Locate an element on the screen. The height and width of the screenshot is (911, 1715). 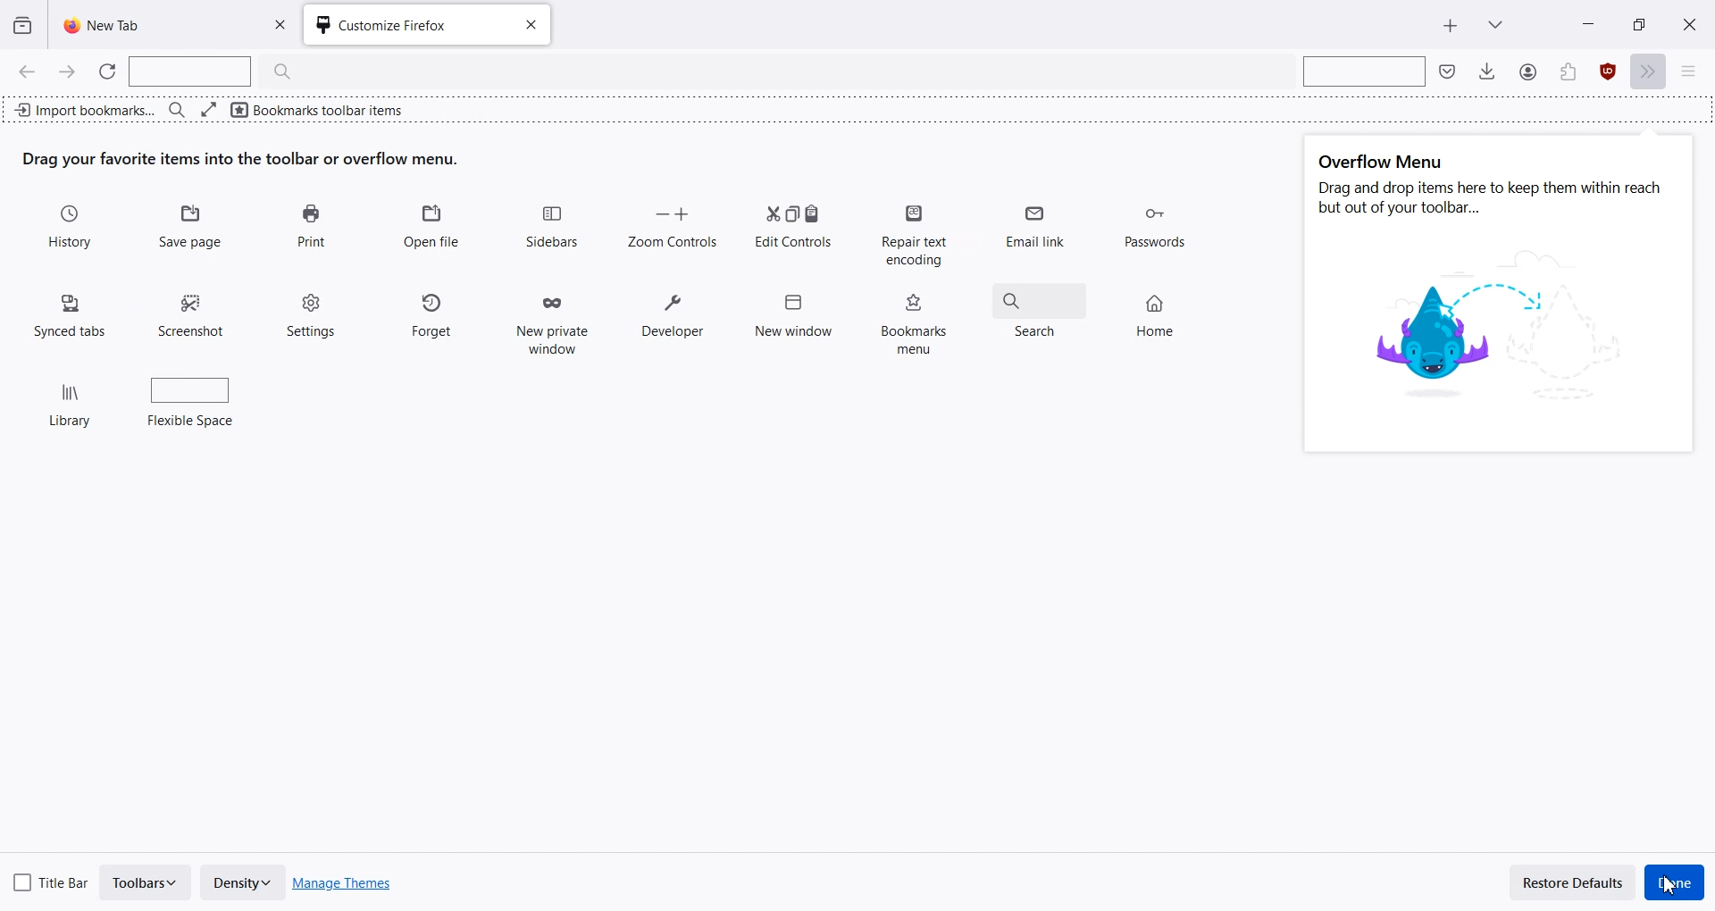
Developer is located at coordinates (673, 317).